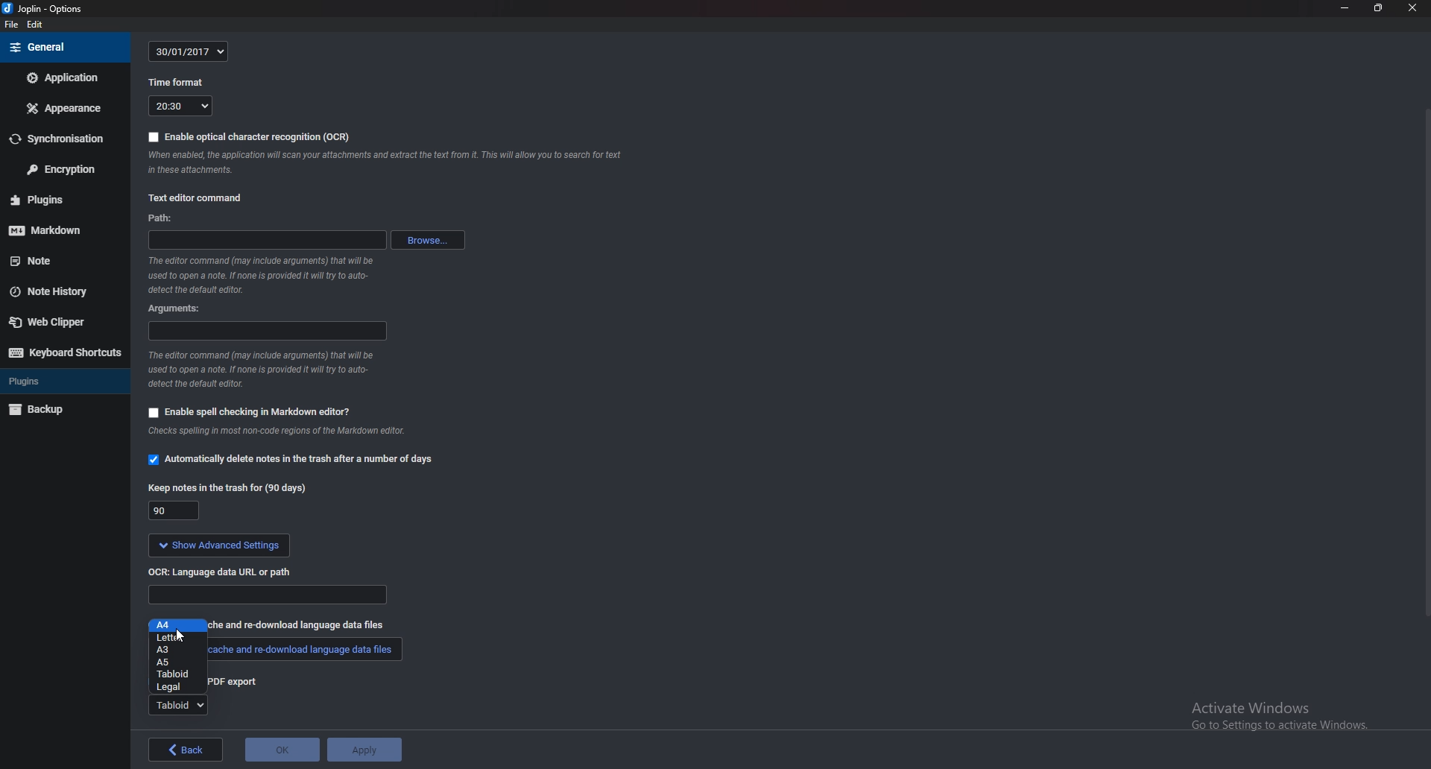 The width and height of the screenshot is (1431, 769). Describe the element at coordinates (365, 749) in the screenshot. I see `Apply` at that location.